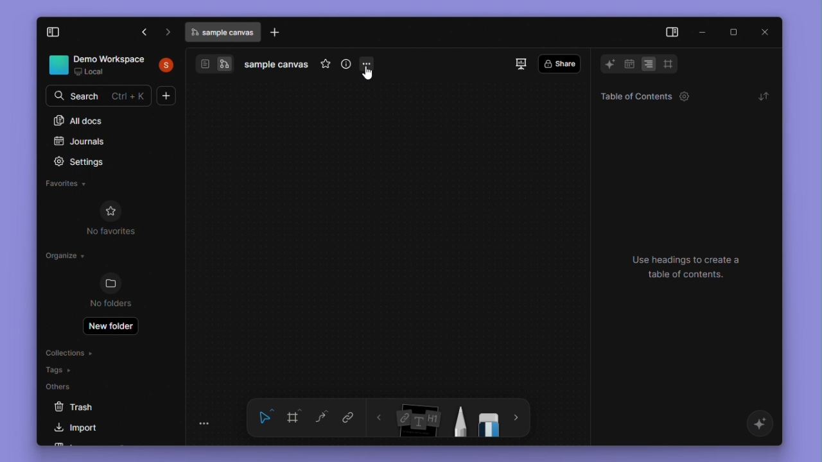 The width and height of the screenshot is (822, 462). Describe the element at coordinates (100, 94) in the screenshot. I see `Search` at that location.